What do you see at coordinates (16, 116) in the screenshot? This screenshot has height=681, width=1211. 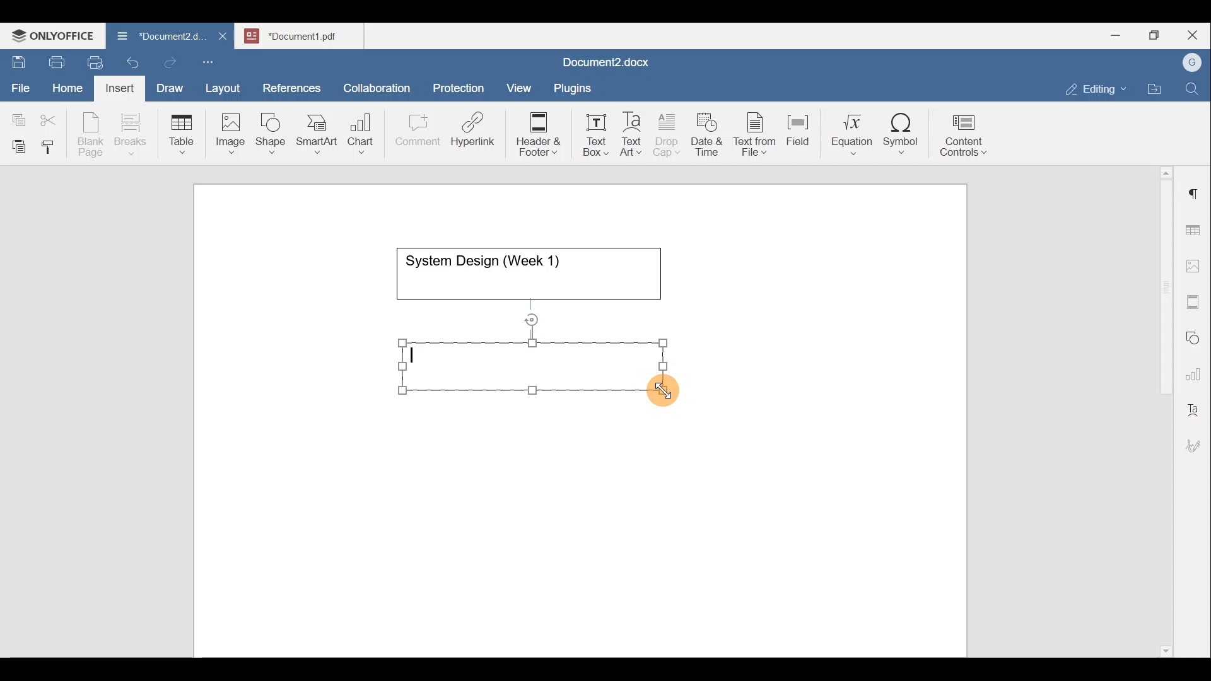 I see `Copy` at bounding box center [16, 116].